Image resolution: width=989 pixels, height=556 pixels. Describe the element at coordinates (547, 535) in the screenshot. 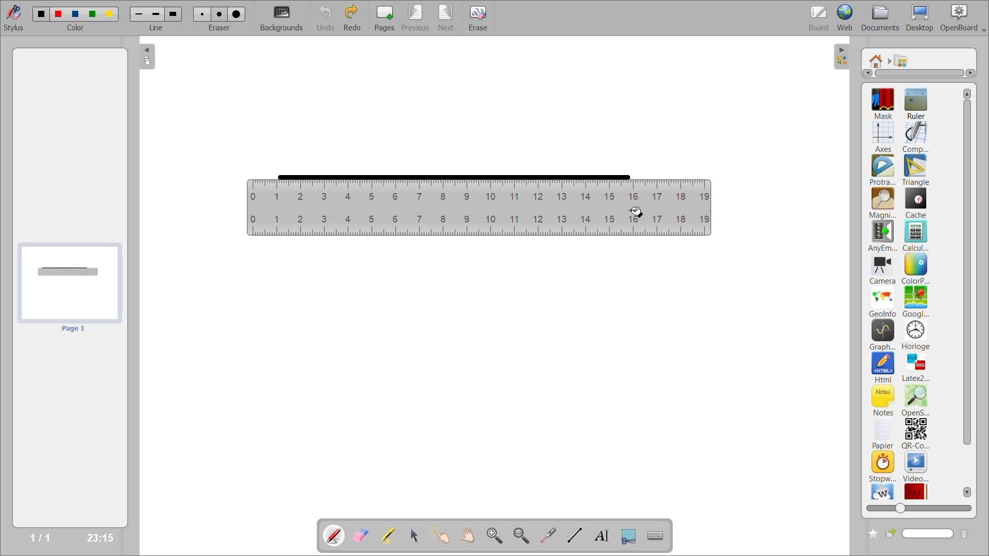

I see `virtual laser pointer` at that location.